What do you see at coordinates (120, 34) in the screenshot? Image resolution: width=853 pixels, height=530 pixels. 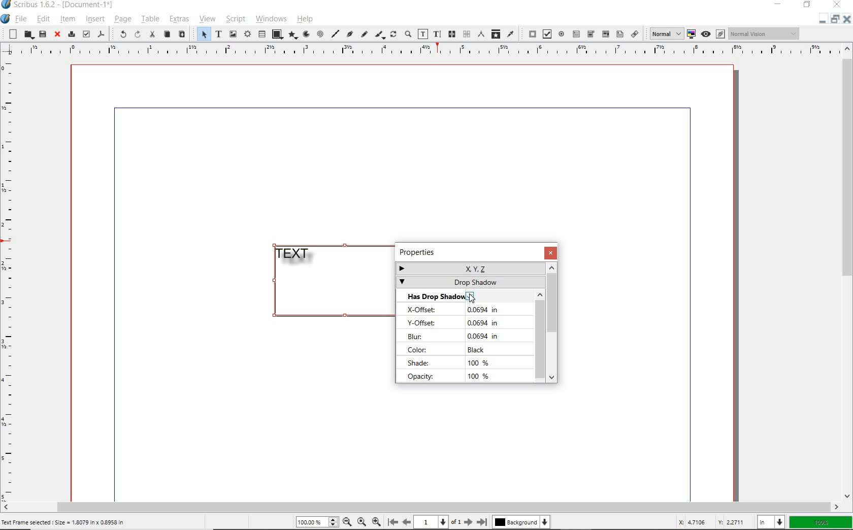 I see `undo` at bounding box center [120, 34].